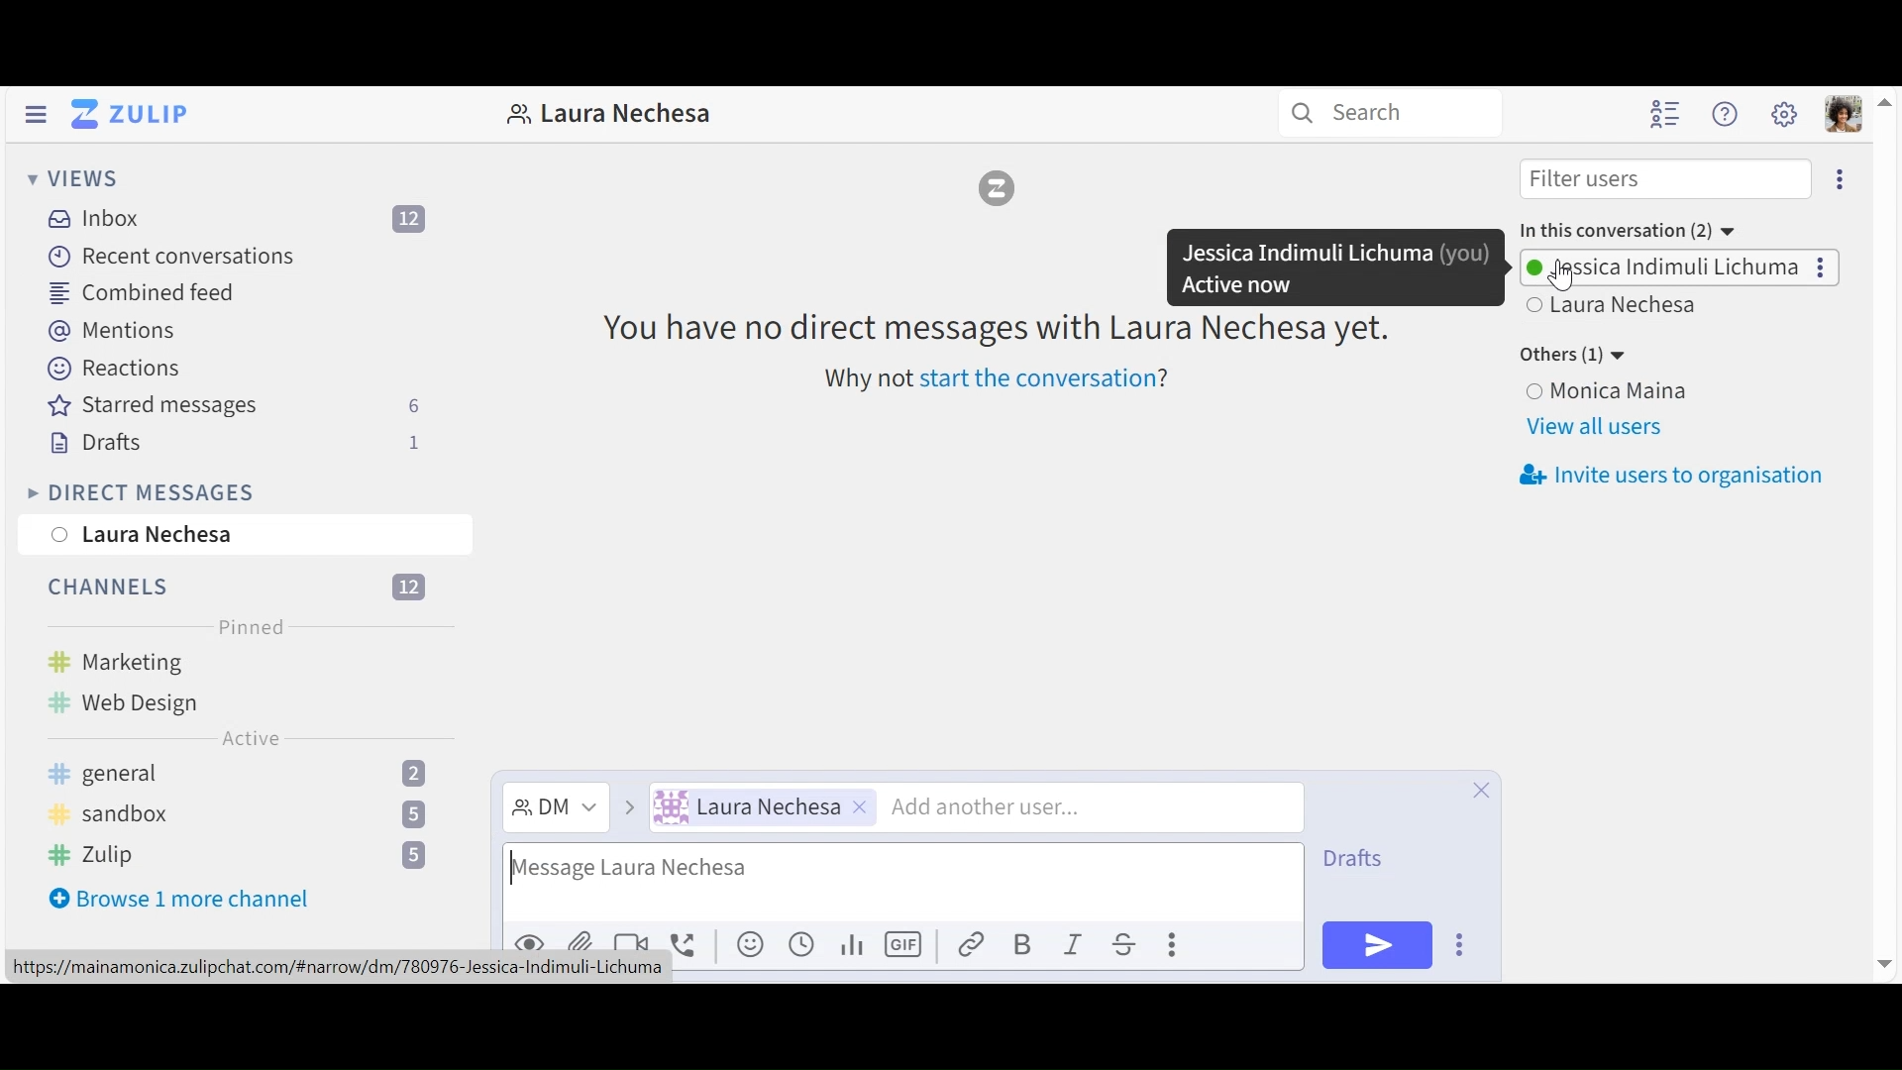 The height and width of the screenshot is (1070, 1902). Describe the element at coordinates (1001, 326) in the screenshot. I see `You have no direct messages with Laura Nechesa yet` at that location.